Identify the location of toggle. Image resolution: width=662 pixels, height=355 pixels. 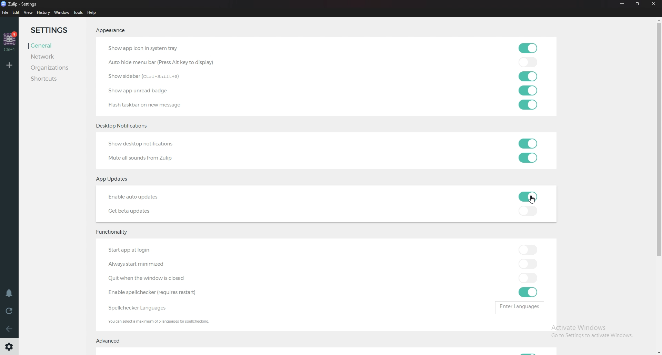
(528, 292).